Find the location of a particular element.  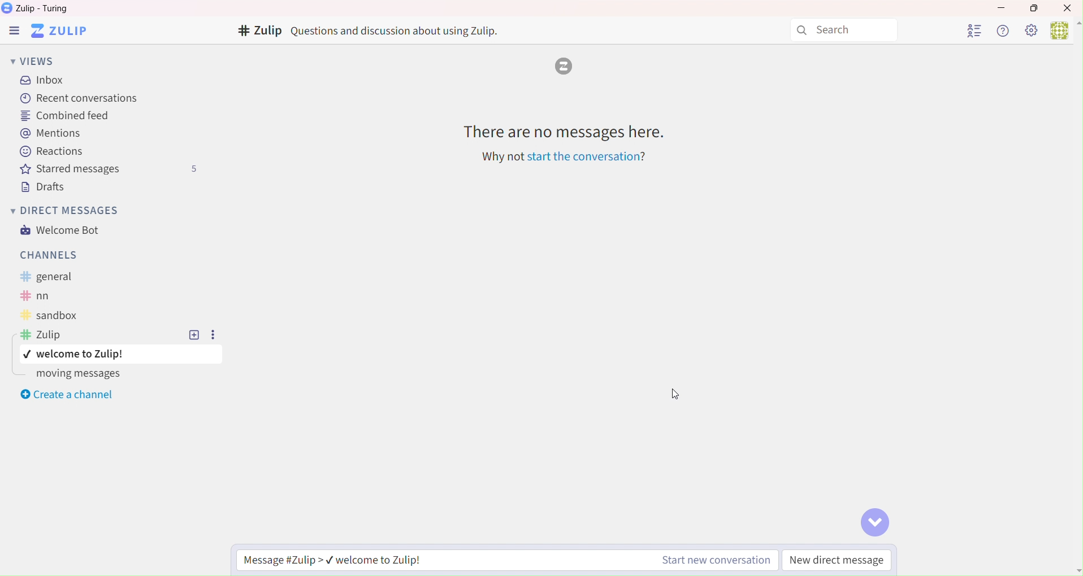

Close is located at coordinates (1067, 8).